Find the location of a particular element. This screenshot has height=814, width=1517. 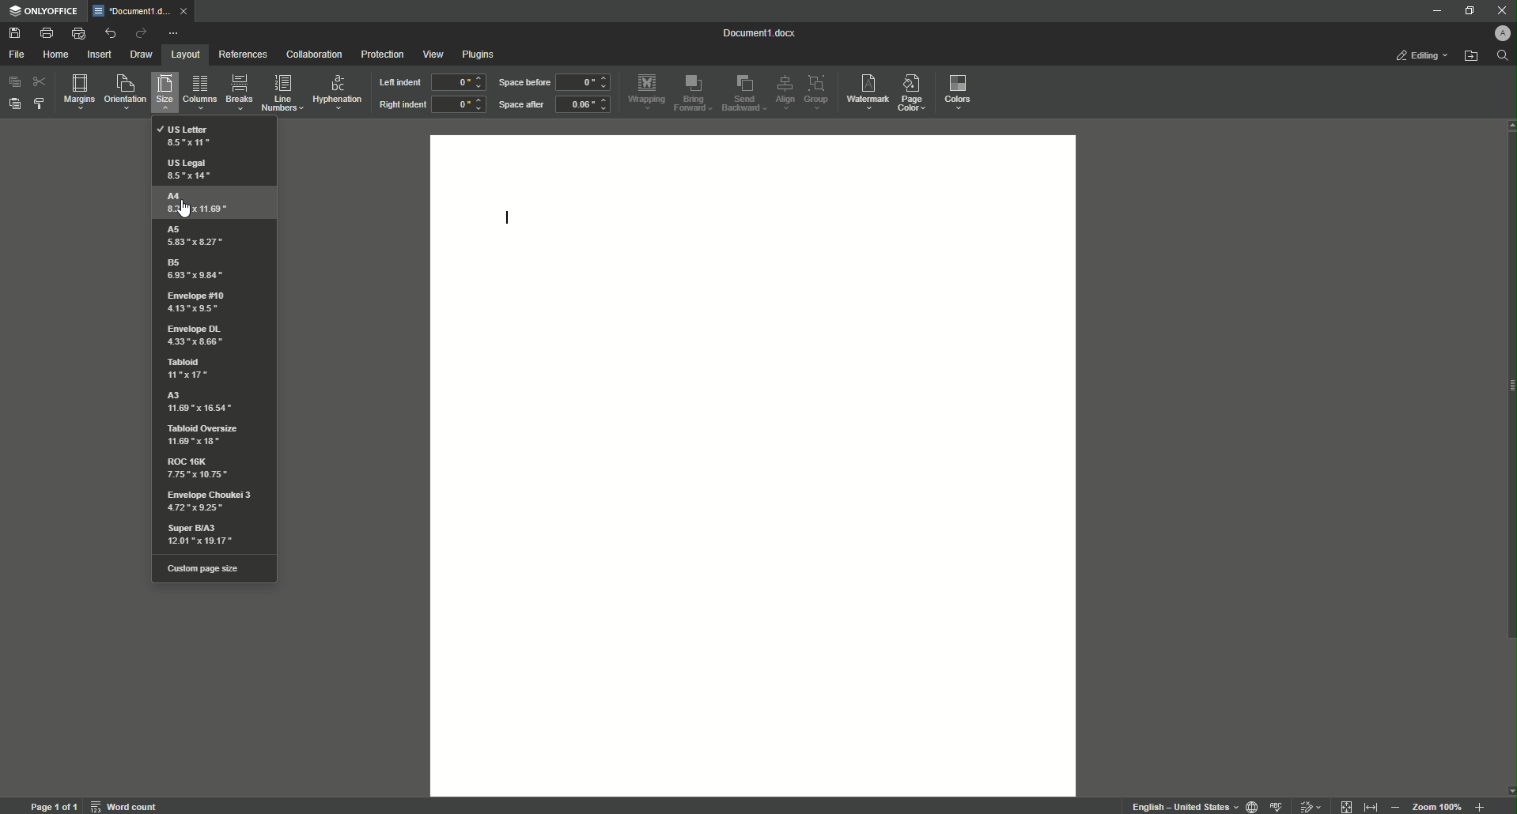

Page 1 of 1 is located at coordinates (51, 806).